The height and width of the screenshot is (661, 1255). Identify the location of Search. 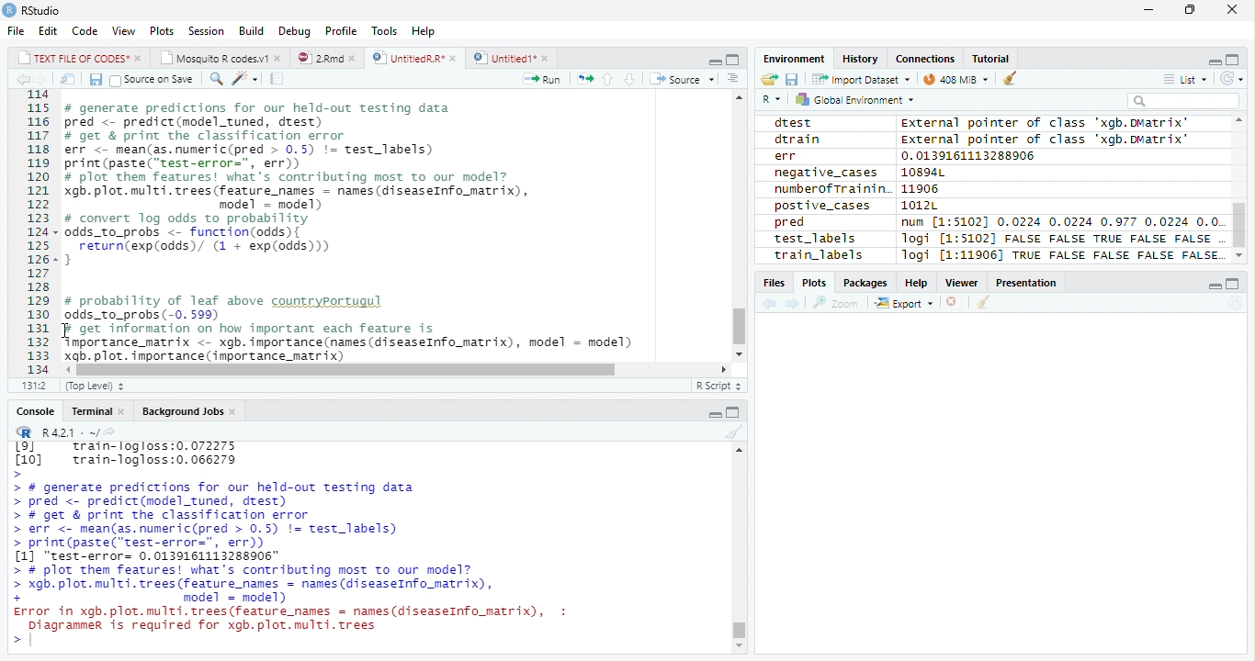
(1183, 101).